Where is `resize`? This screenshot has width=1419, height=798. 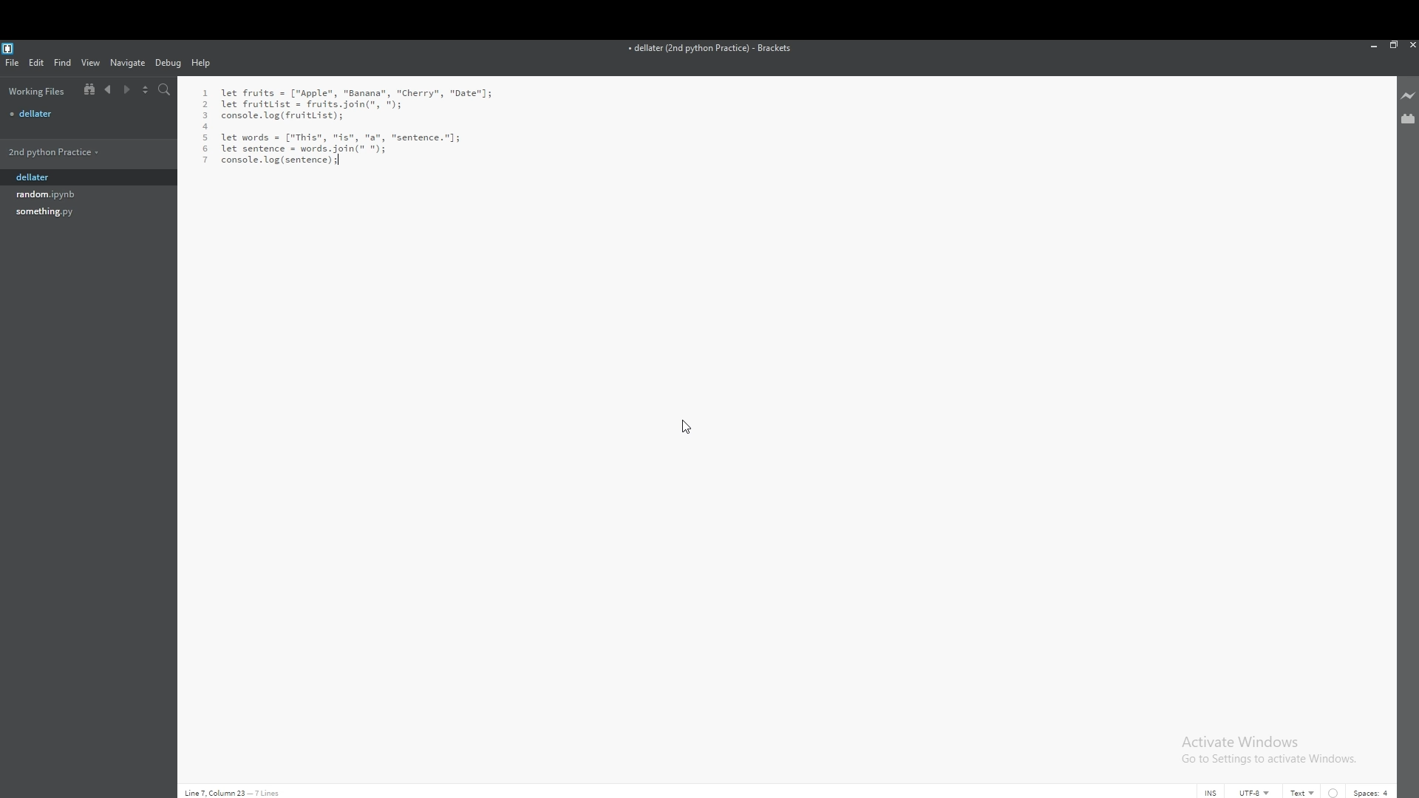
resize is located at coordinates (1393, 44).